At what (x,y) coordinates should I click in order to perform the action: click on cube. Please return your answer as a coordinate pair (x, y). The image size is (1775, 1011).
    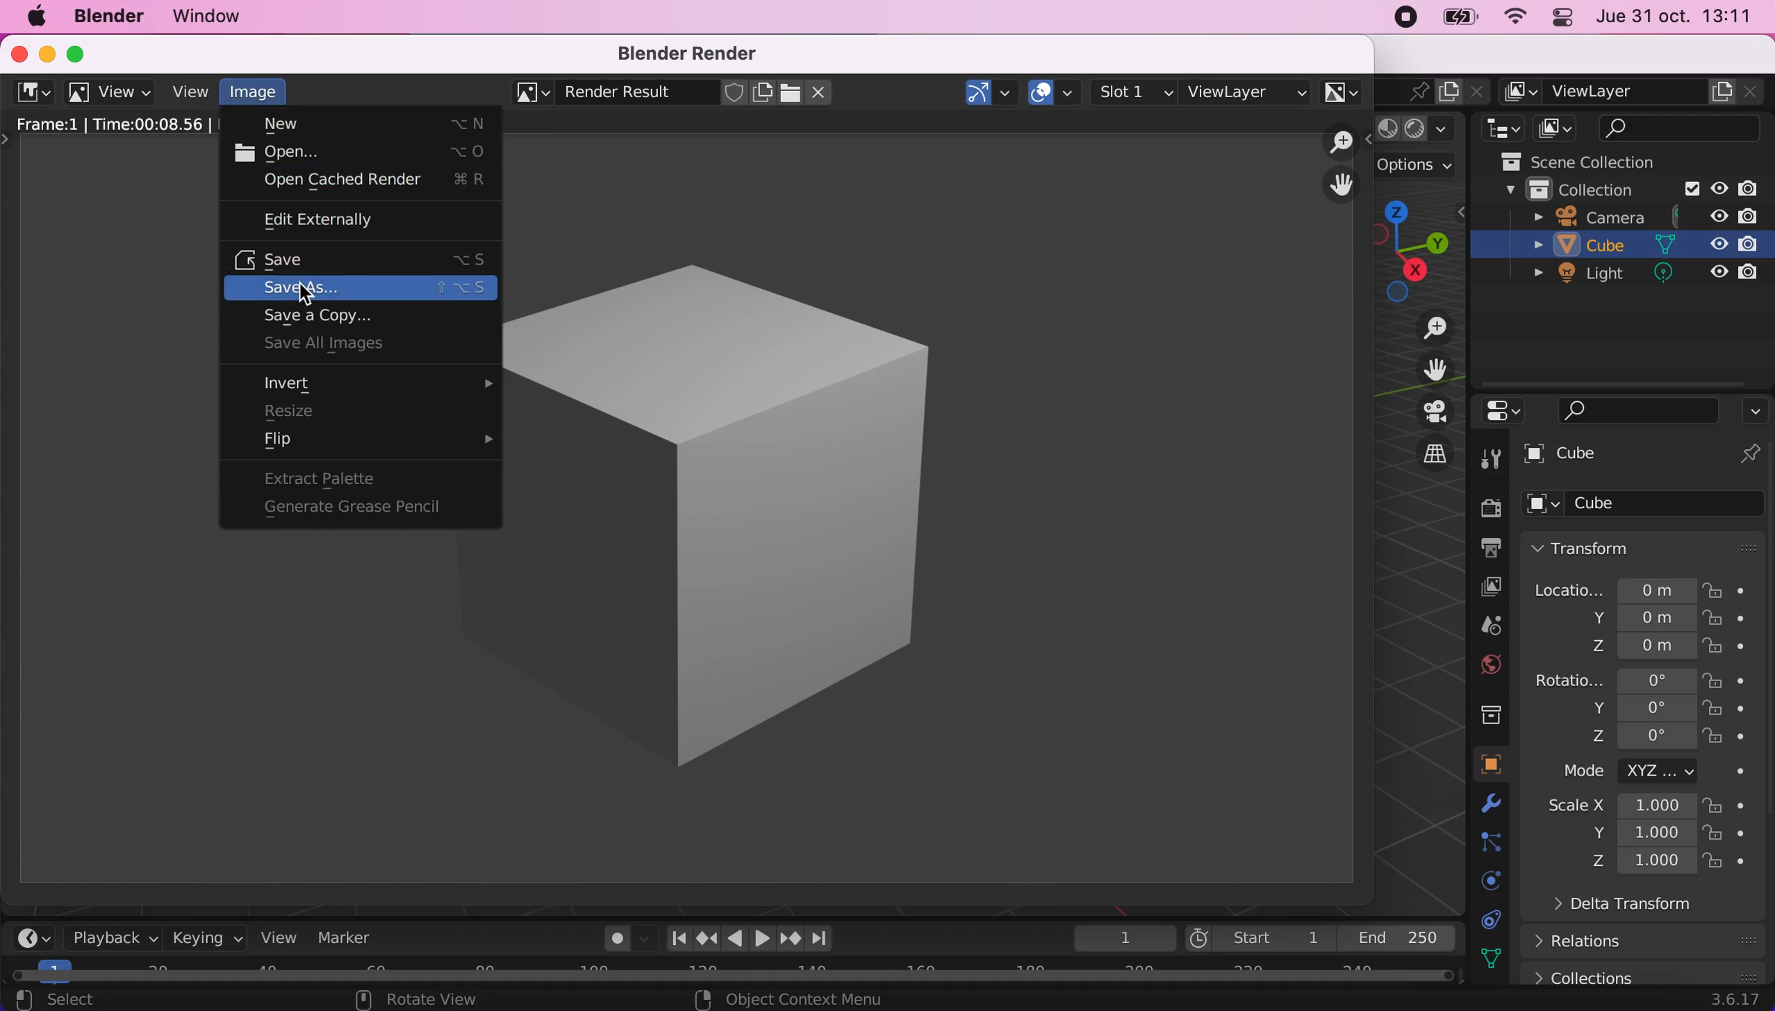
    Looking at the image, I should click on (1646, 456).